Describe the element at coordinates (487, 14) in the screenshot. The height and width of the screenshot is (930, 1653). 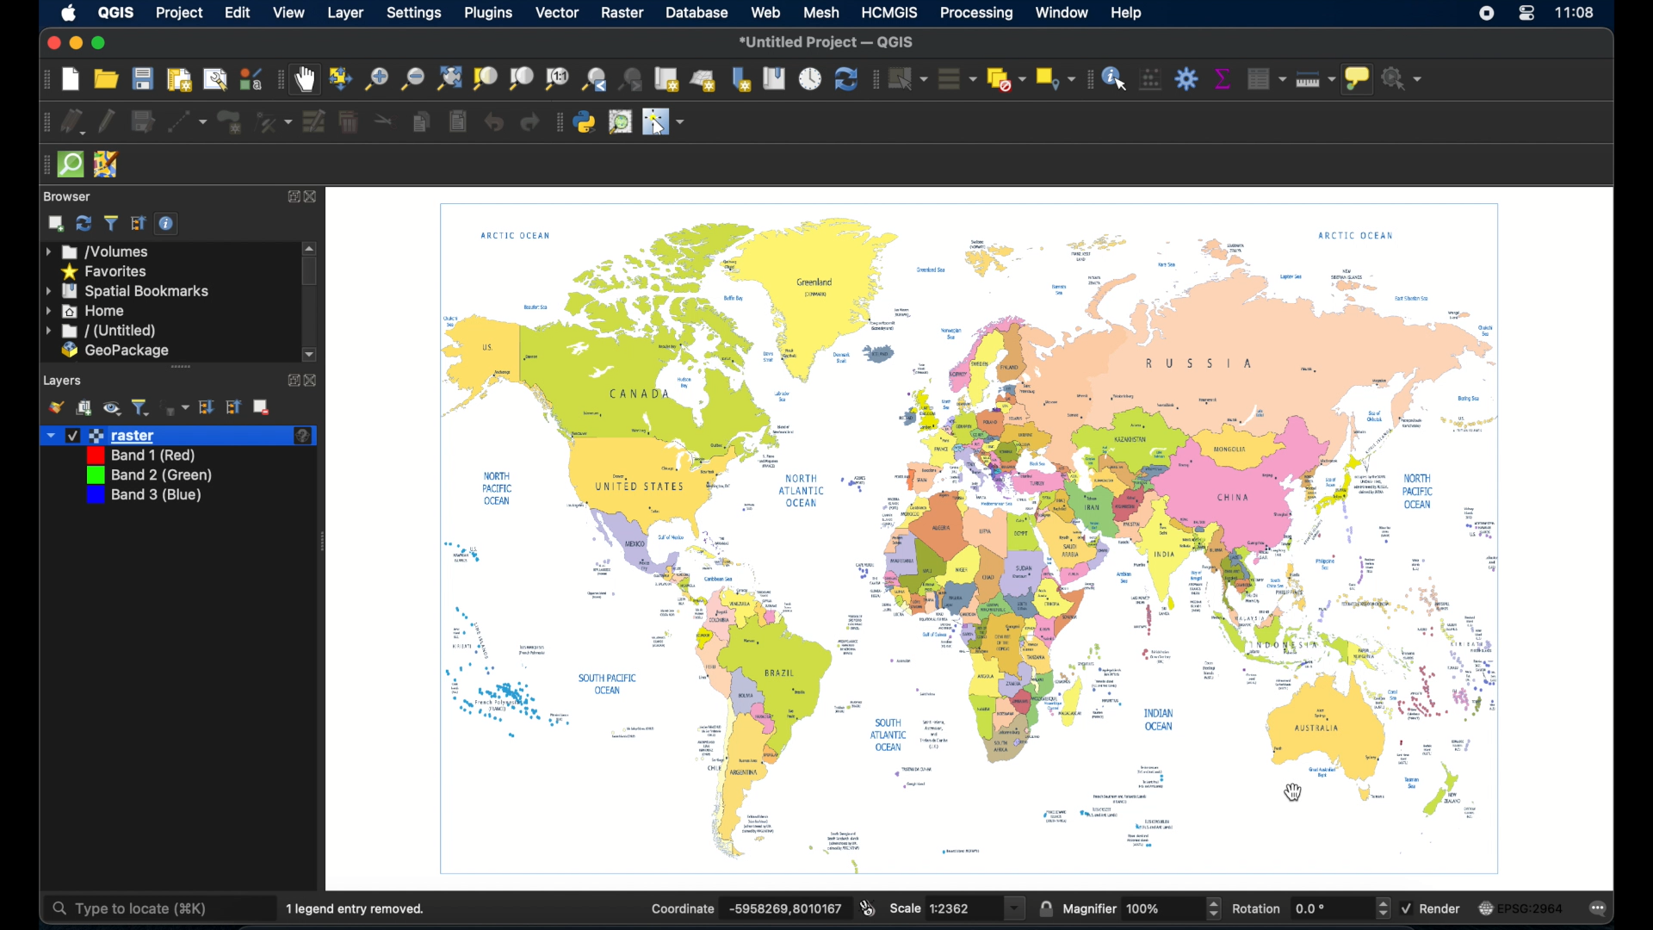
I see `plugins` at that location.